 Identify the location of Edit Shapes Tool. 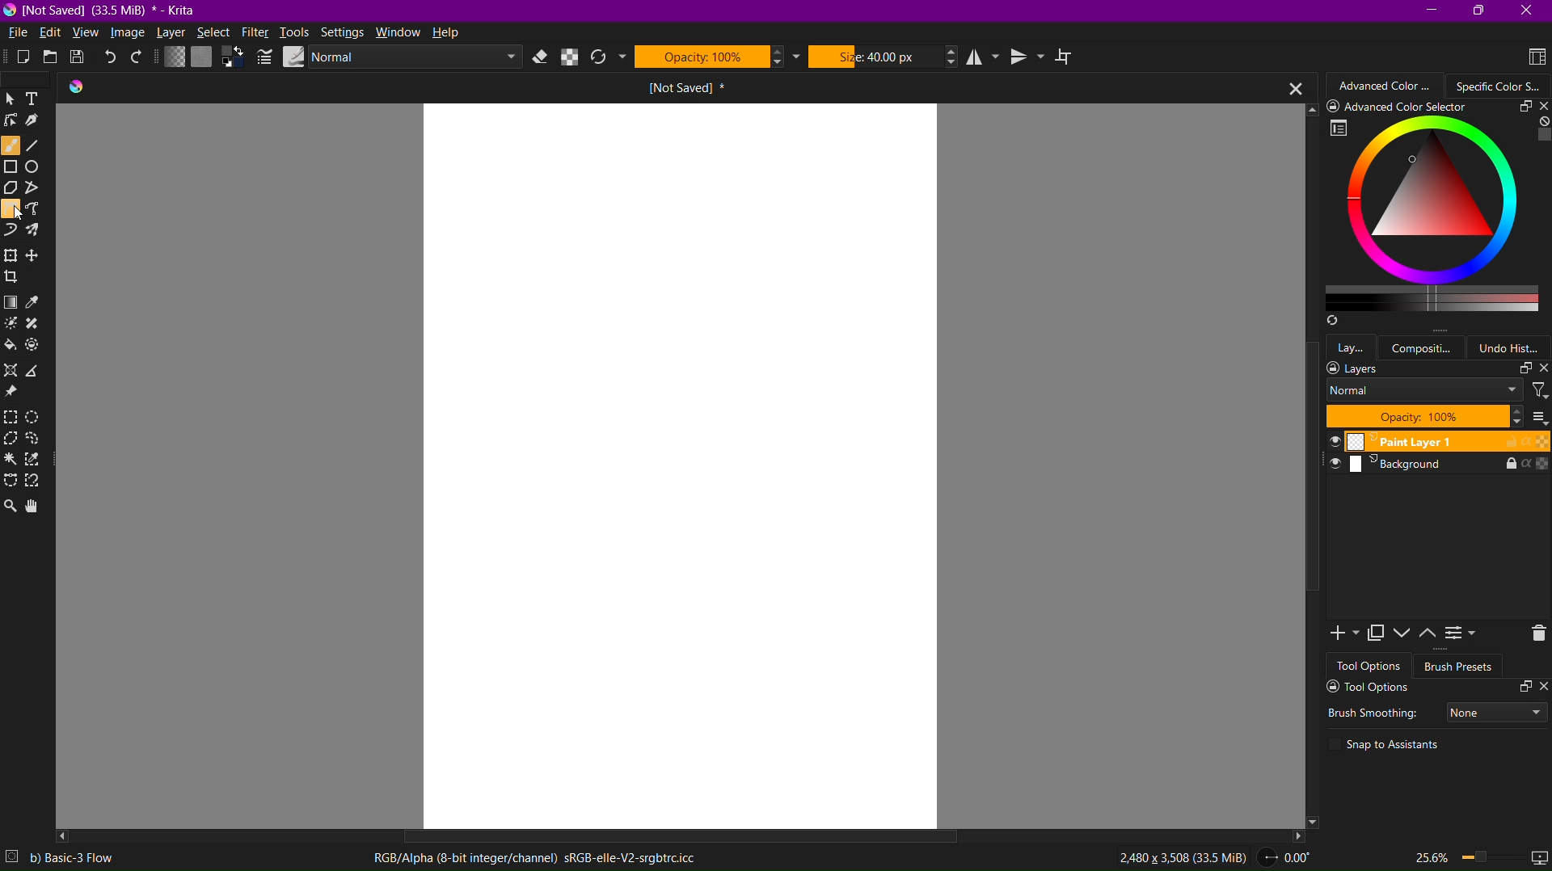
(14, 124).